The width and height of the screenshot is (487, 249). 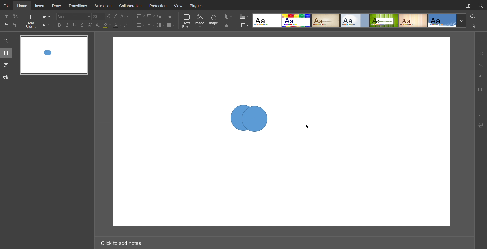 What do you see at coordinates (6, 77) in the screenshot?
I see `Feedback and Support` at bounding box center [6, 77].